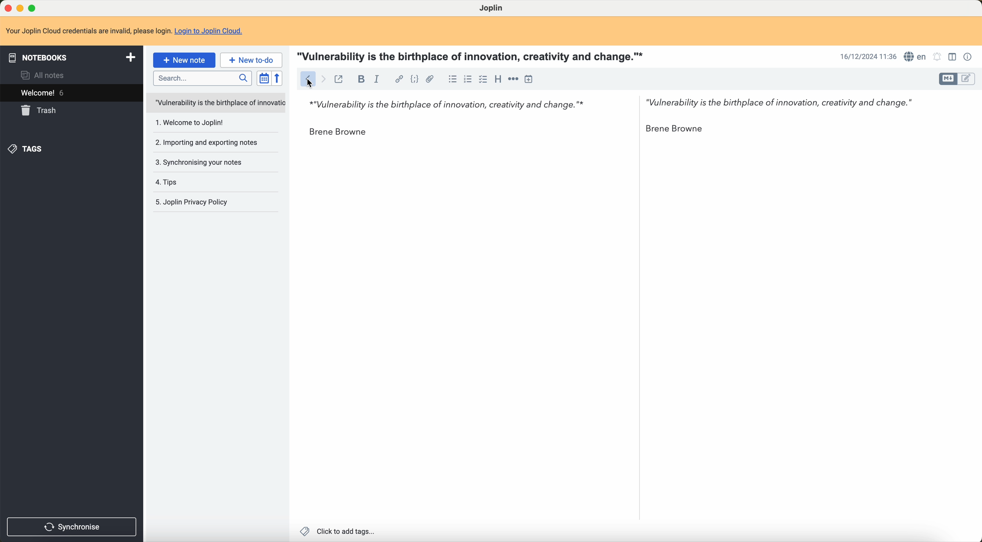 The height and width of the screenshot is (542, 982). Describe the element at coordinates (939, 57) in the screenshot. I see `set alarm` at that location.